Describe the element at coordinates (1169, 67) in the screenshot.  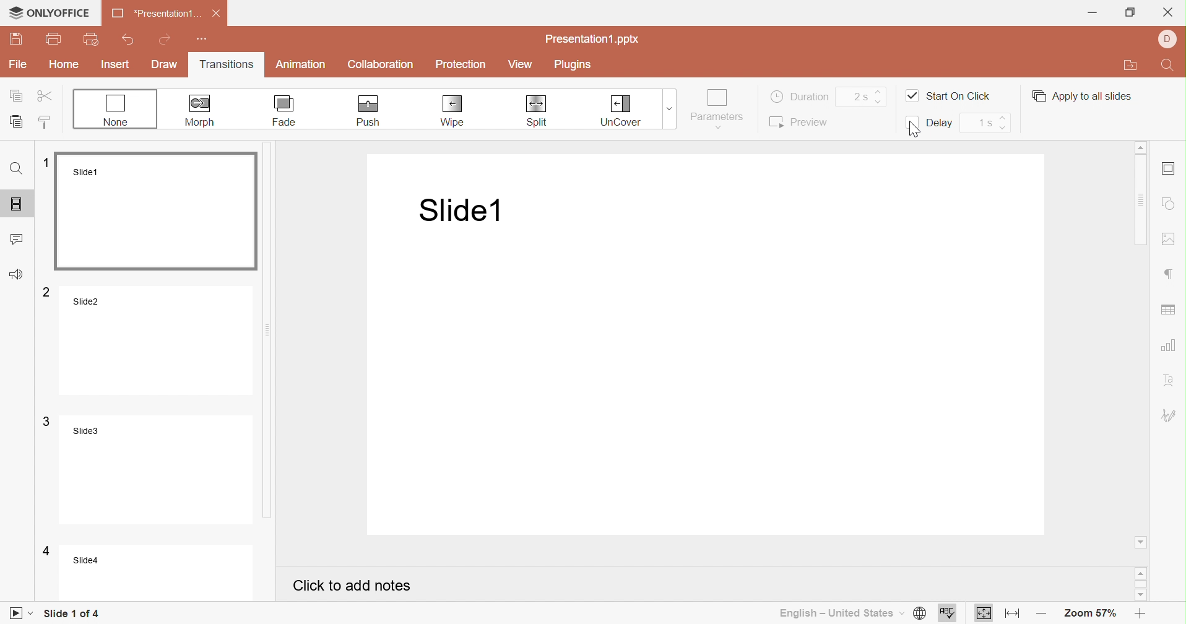
I see `Find` at that location.